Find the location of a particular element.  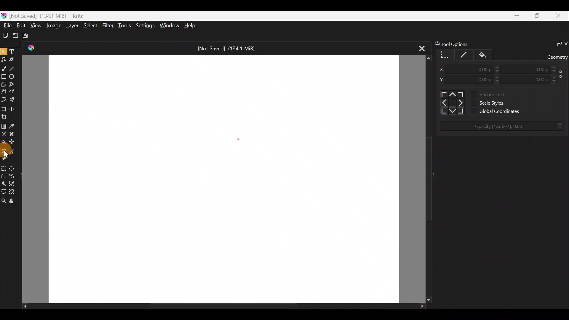

Crop an image is located at coordinates (6, 116).